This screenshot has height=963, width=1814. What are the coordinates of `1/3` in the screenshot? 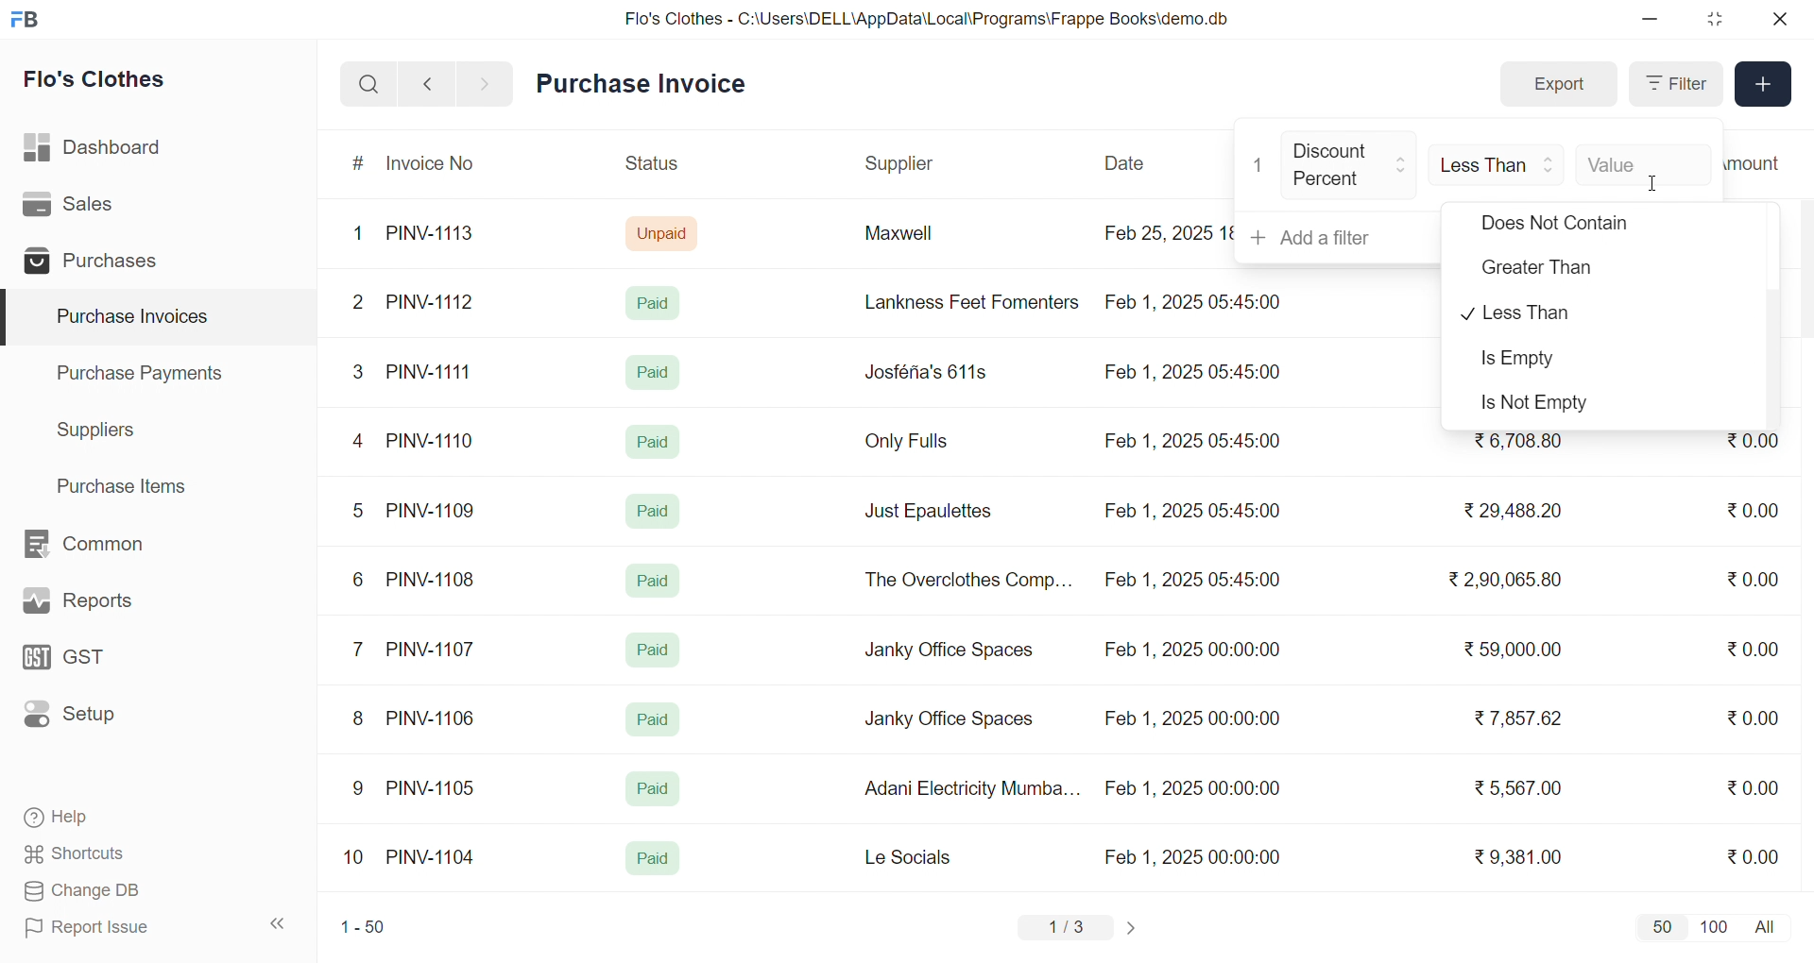 It's located at (1067, 929).